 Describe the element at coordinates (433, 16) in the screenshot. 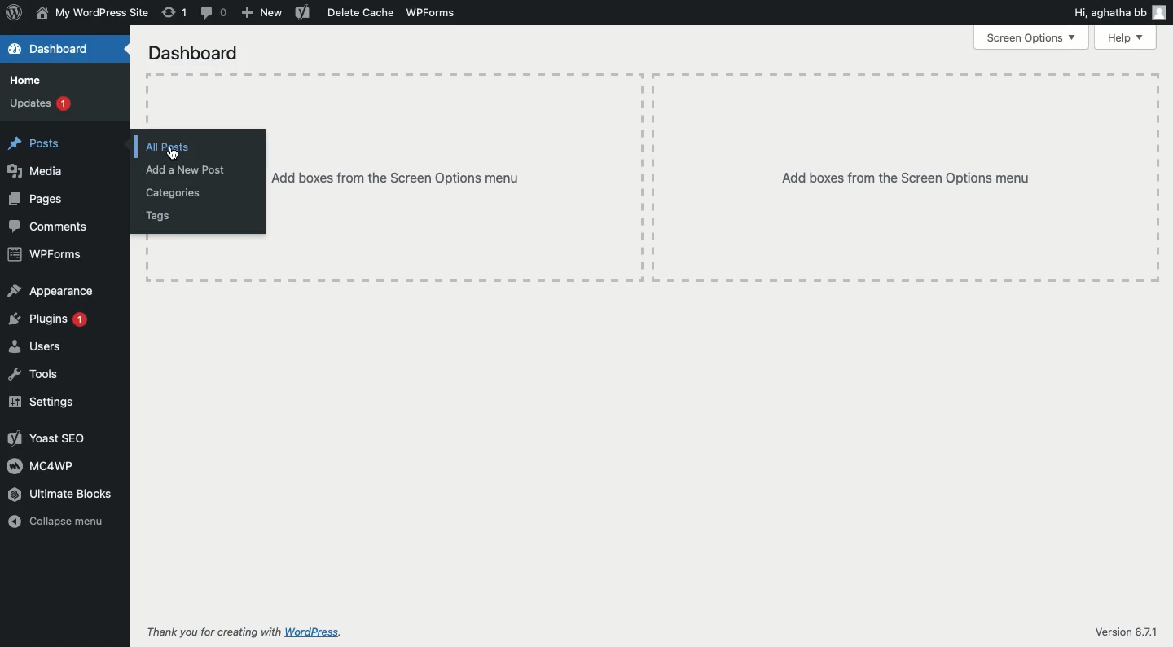

I see `WPForms` at that location.